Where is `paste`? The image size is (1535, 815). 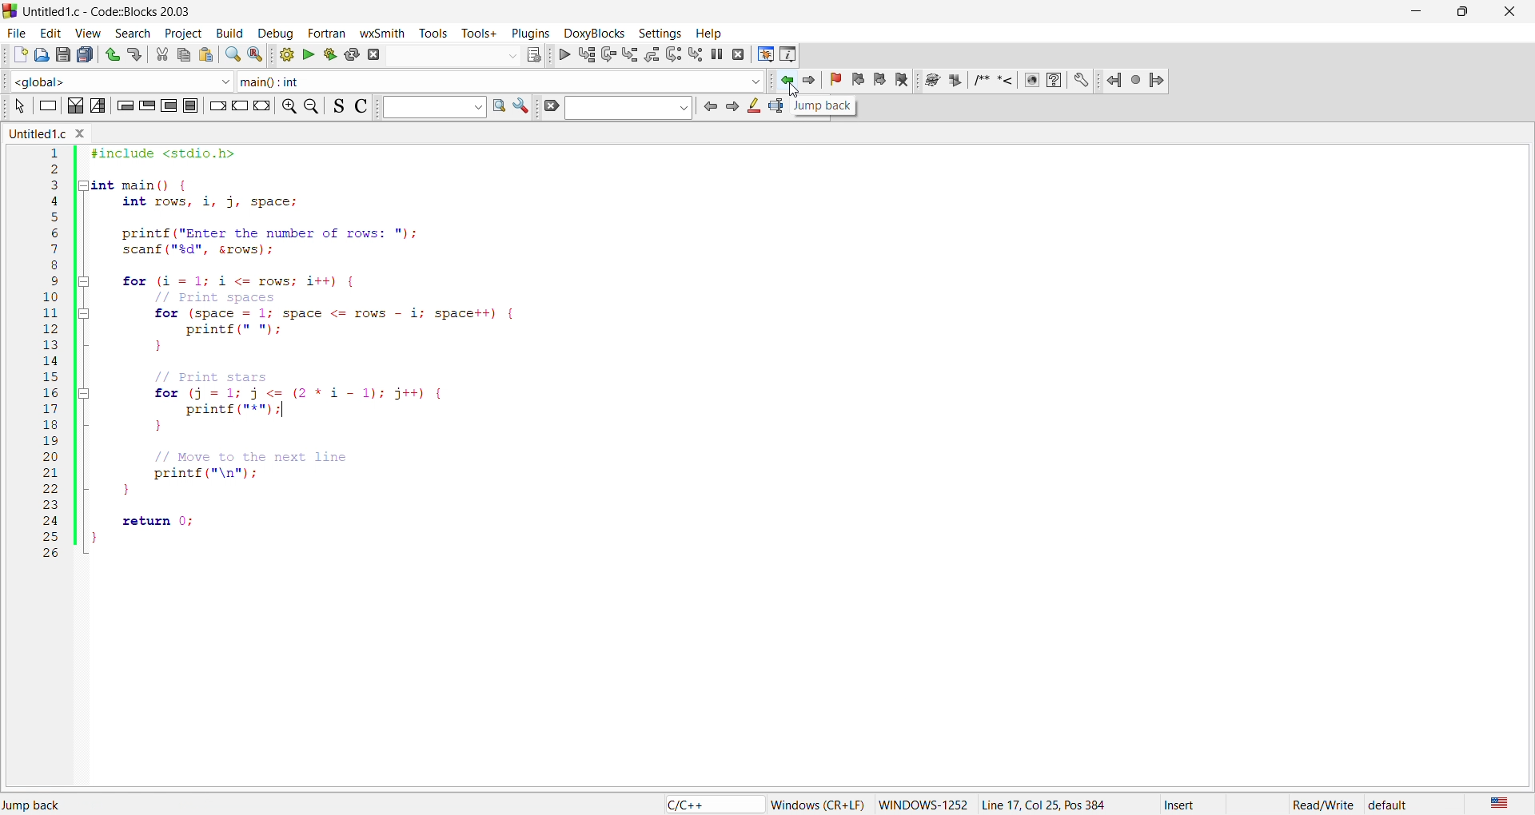
paste is located at coordinates (206, 53).